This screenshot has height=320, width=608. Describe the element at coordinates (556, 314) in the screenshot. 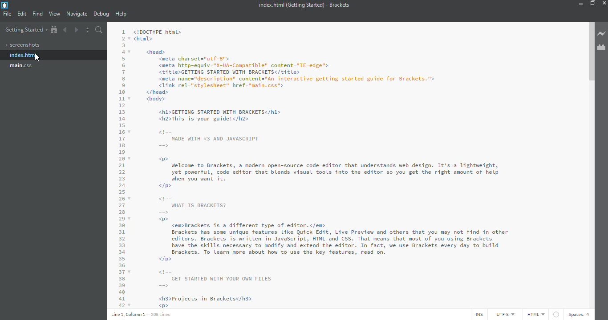

I see `linter` at that location.